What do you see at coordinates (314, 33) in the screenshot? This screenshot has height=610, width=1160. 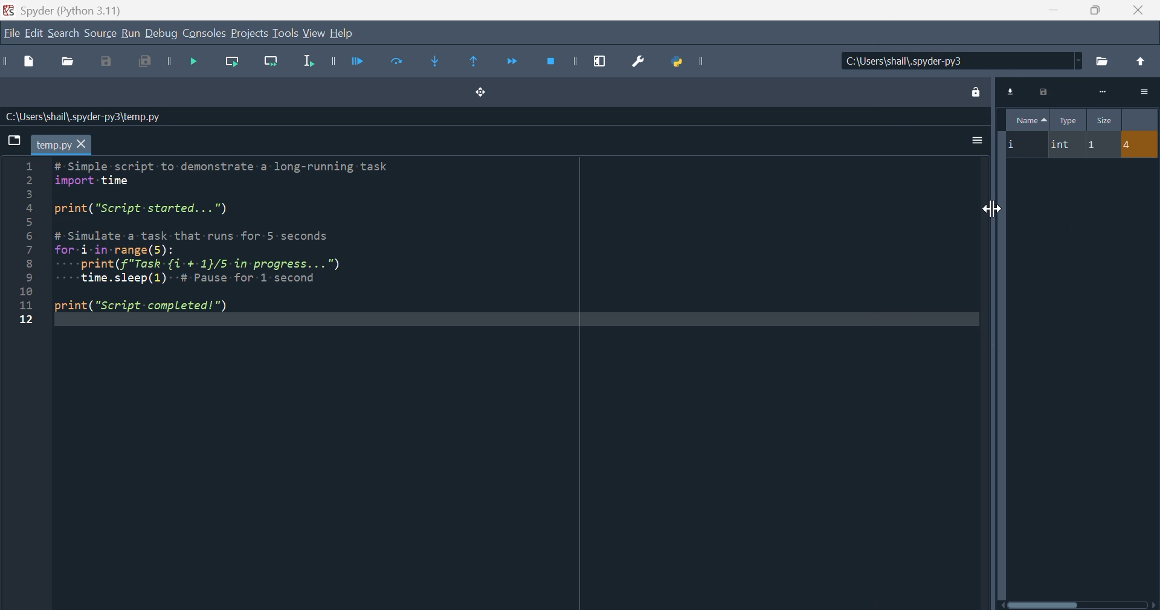 I see `view` at bounding box center [314, 33].